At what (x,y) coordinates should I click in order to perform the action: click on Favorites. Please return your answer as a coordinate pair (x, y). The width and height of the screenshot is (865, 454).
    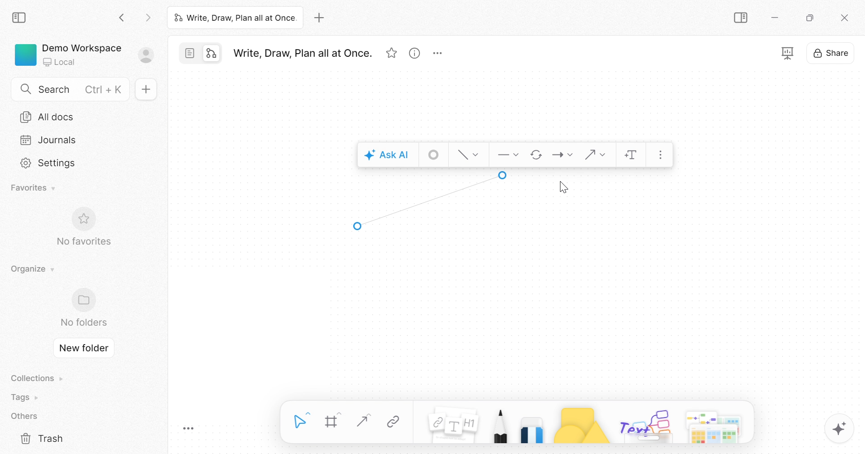
    Looking at the image, I should click on (35, 187).